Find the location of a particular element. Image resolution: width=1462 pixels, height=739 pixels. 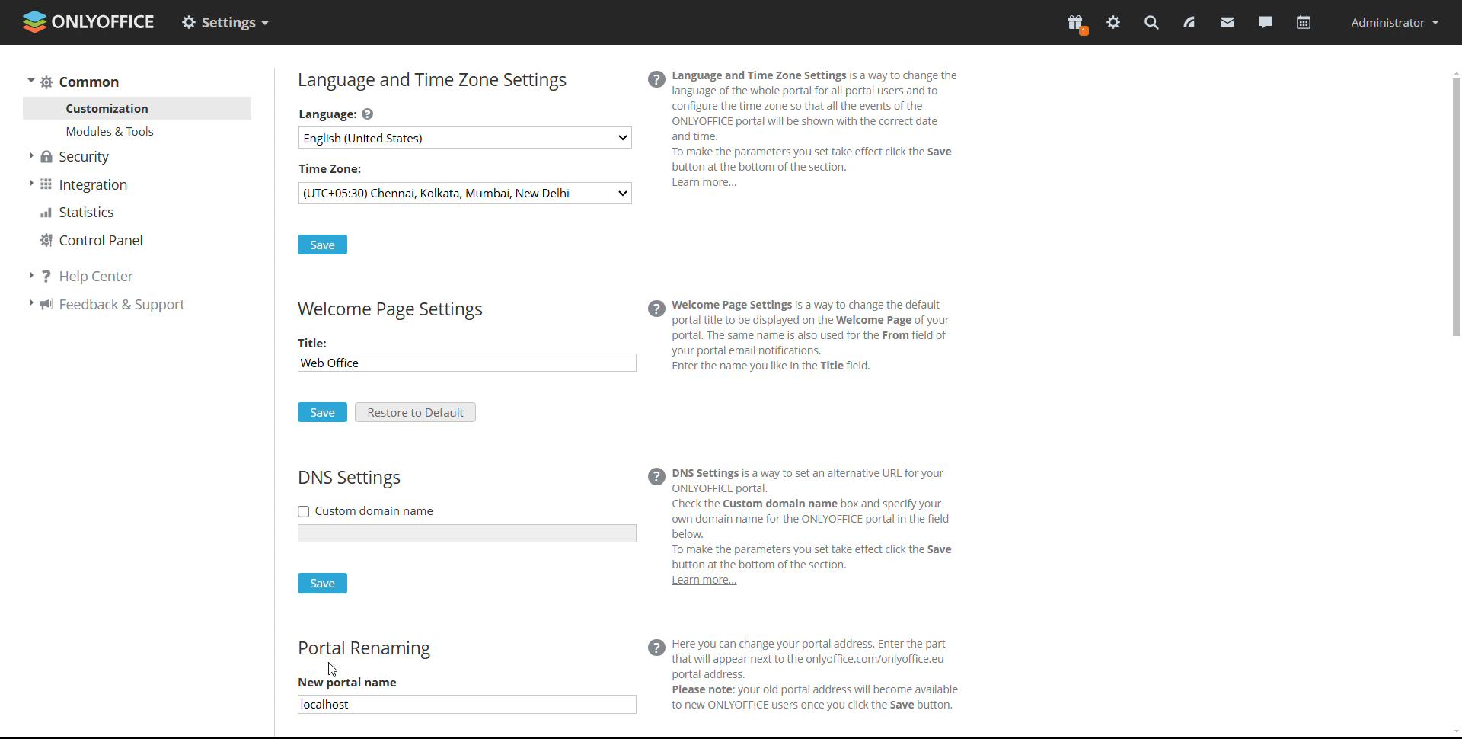

@ Here you can change your portal address. Enter the part
that will appear next to the onlyoffice.com/onlyoffice.eu
portal address.

Please note: your old portal address will become available
] to new ONLYOFFICE users once you lick the Save button. is located at coordinates (829, 673).